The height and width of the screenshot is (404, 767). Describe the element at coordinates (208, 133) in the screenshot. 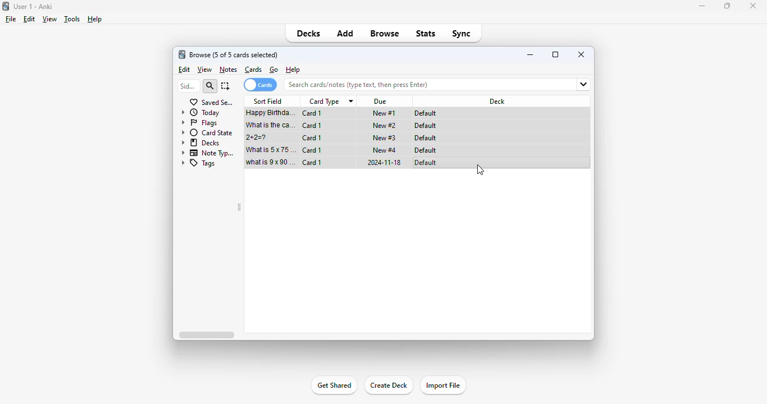

I see `card state` at that location.